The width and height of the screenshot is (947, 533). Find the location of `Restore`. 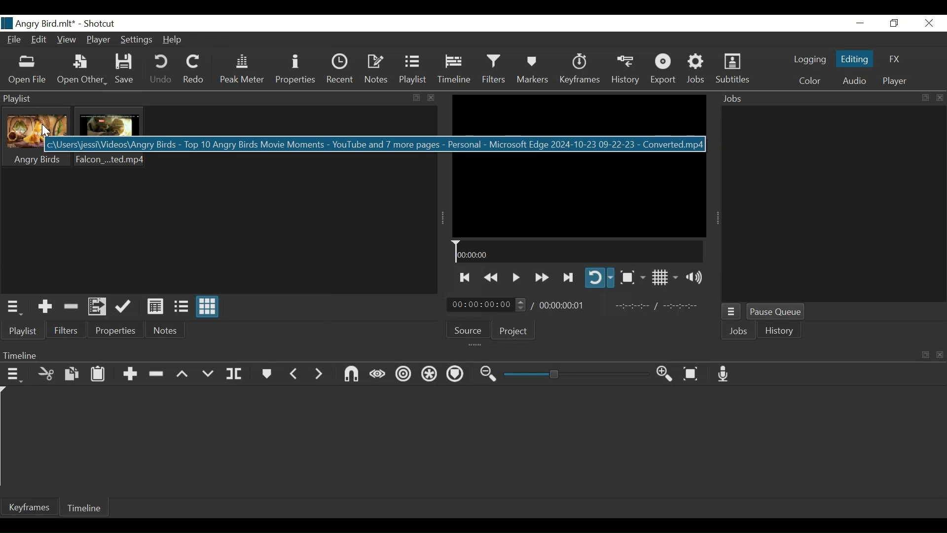

Restore is located at coordinates (893, 23).